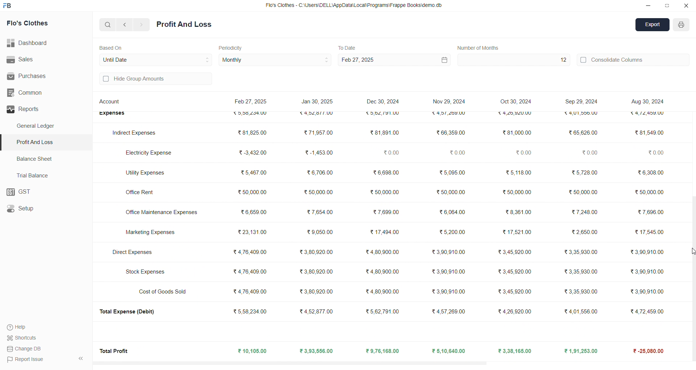  I want to click on ₹5,10,640.00, so click(449, 351).